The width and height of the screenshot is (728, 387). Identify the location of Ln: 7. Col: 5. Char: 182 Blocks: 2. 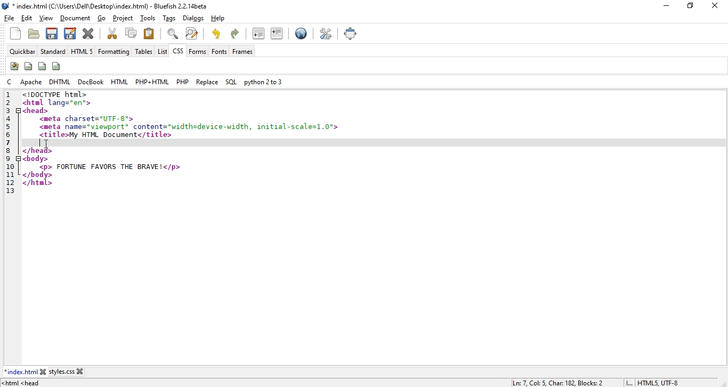
(560, 382).